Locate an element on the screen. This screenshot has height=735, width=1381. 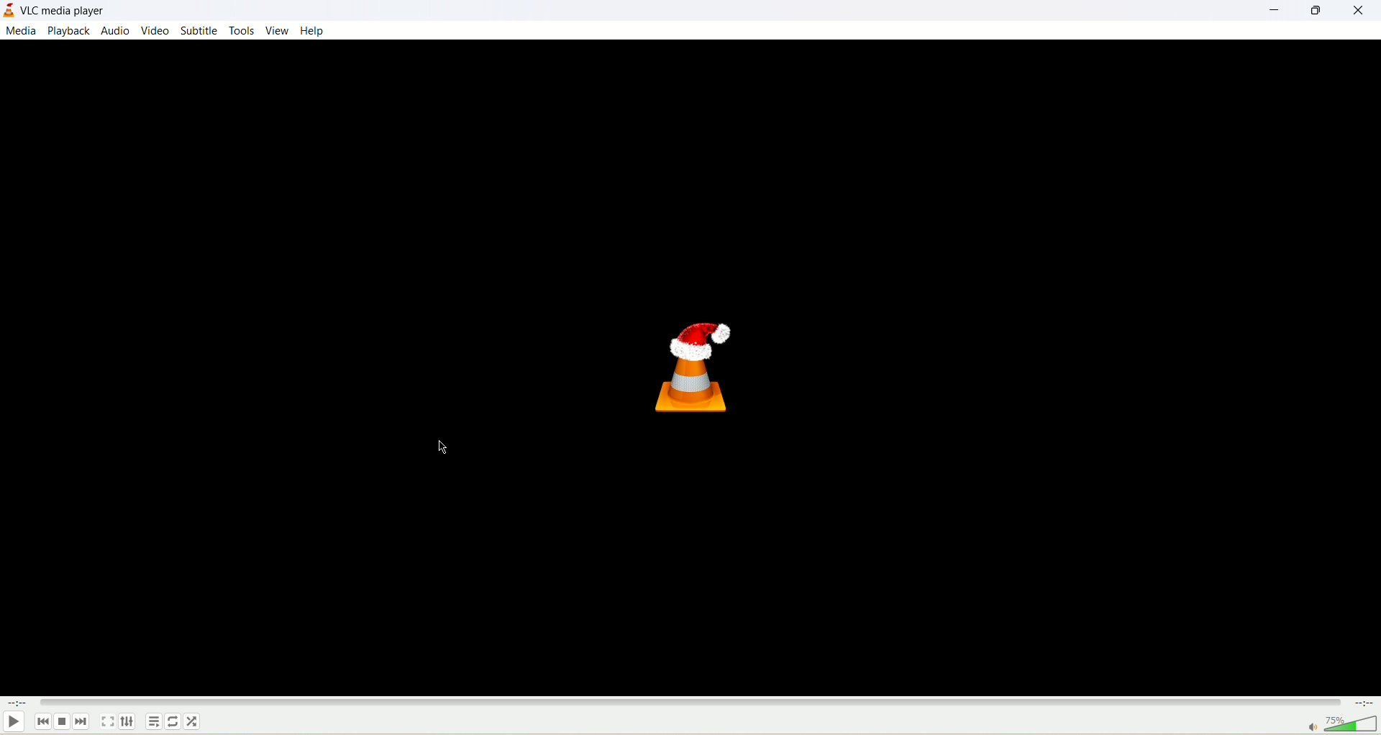
Icon is located at coordinates (690, 365).